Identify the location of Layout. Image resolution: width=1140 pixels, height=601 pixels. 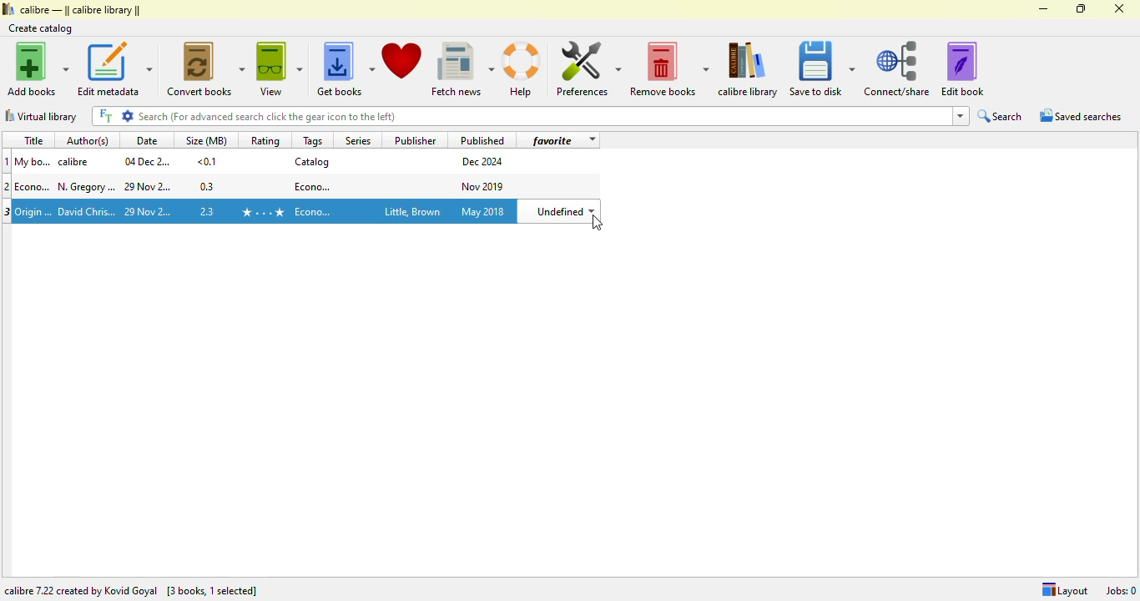
(1064, 590).